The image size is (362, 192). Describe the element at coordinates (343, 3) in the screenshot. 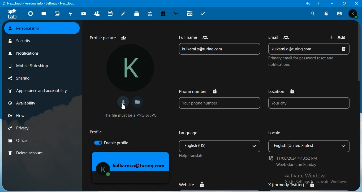

I see `restore window` at that location.